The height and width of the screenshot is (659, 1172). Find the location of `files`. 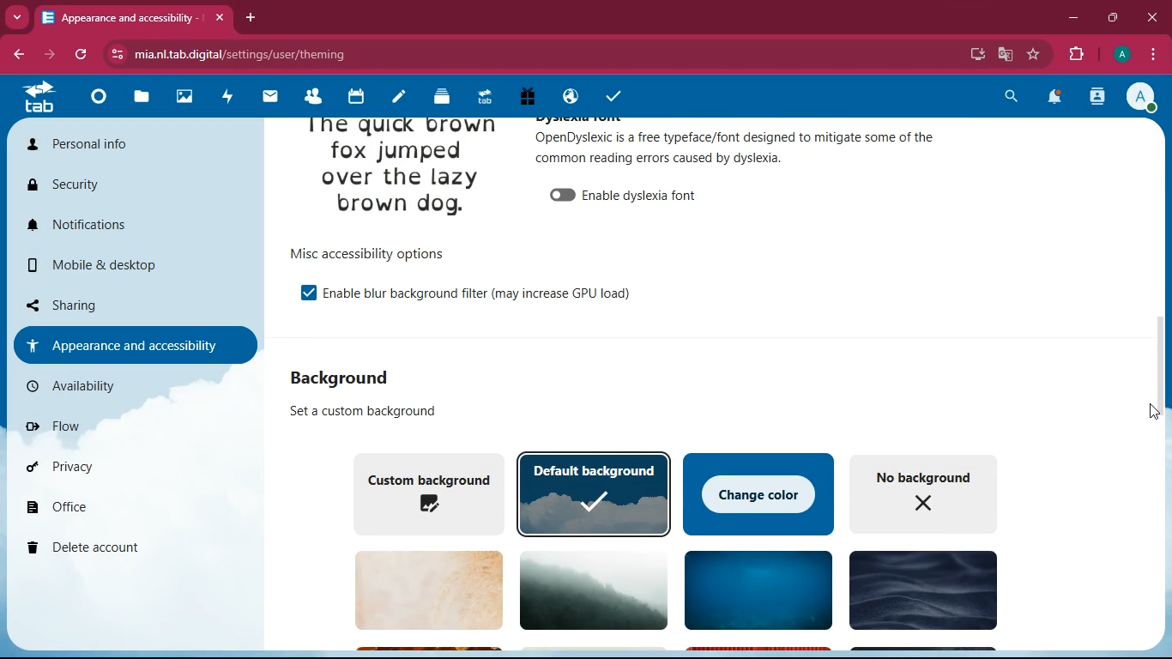

files is located at coordinates (137, 99).